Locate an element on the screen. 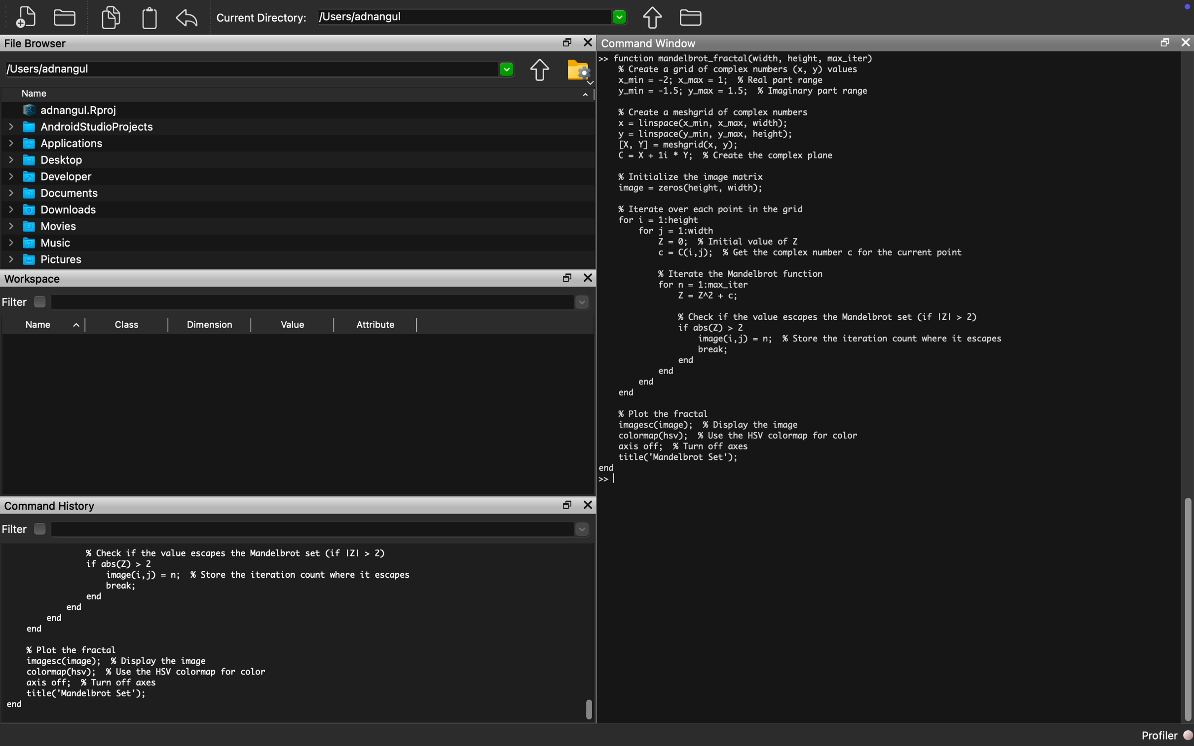 The image size is (1194, 746). Class is located at coordinates (128, 324).